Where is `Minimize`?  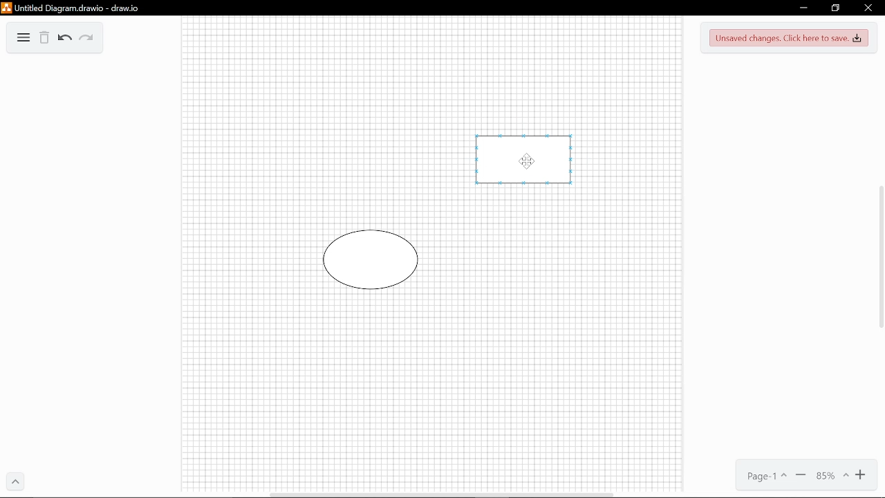
Minimize is located at coordinates (801, 9).